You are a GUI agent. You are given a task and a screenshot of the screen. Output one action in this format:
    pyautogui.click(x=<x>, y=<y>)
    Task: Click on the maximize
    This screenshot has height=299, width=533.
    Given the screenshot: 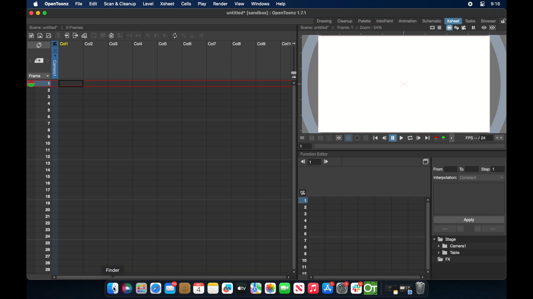 What is the action you would take?
    pyautogui.click(x=45, y=13)
    